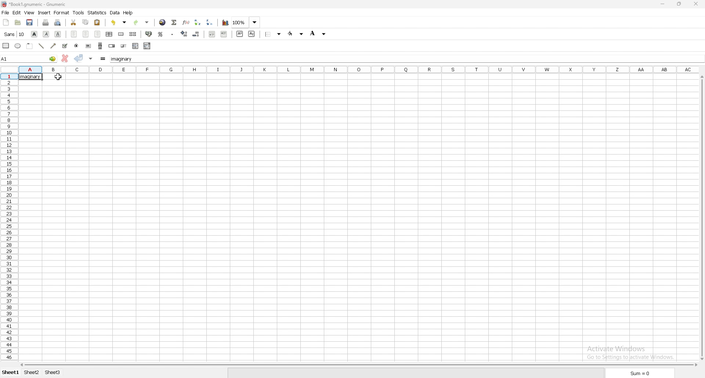  What do you see at coordinates (15, 34) in the screenshot?
I see `font` at bounding box center [15, 34].